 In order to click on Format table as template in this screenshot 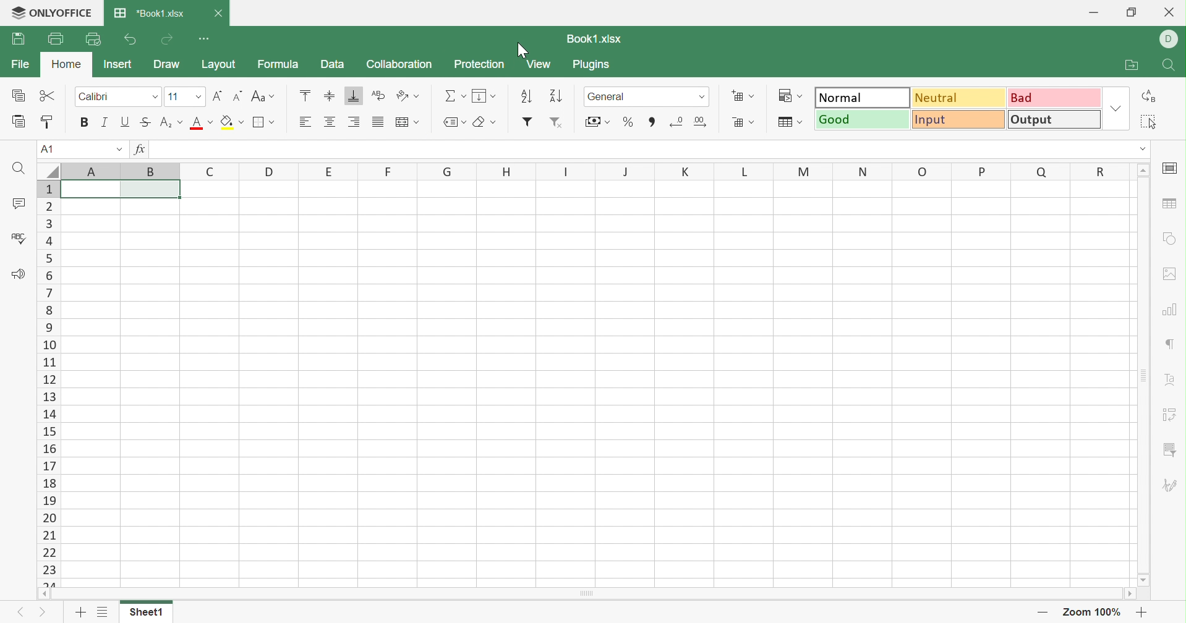, I will do `click(789, 123)`.